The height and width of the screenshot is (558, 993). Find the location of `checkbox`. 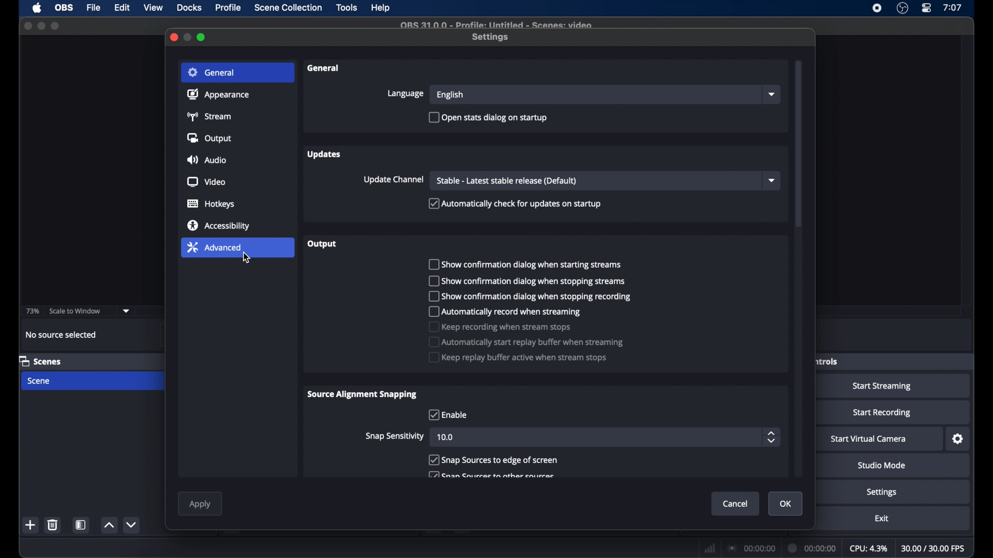

checkbox is located at coordinates (500, 327).